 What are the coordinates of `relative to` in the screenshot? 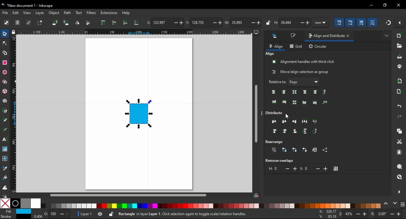 It's located at (295, 82).